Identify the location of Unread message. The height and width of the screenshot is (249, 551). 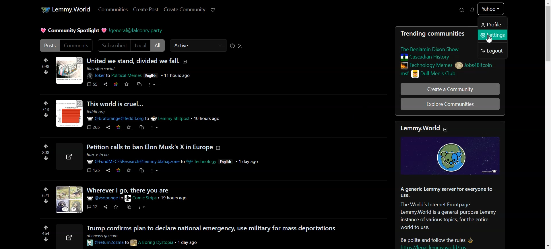
(472, 10).